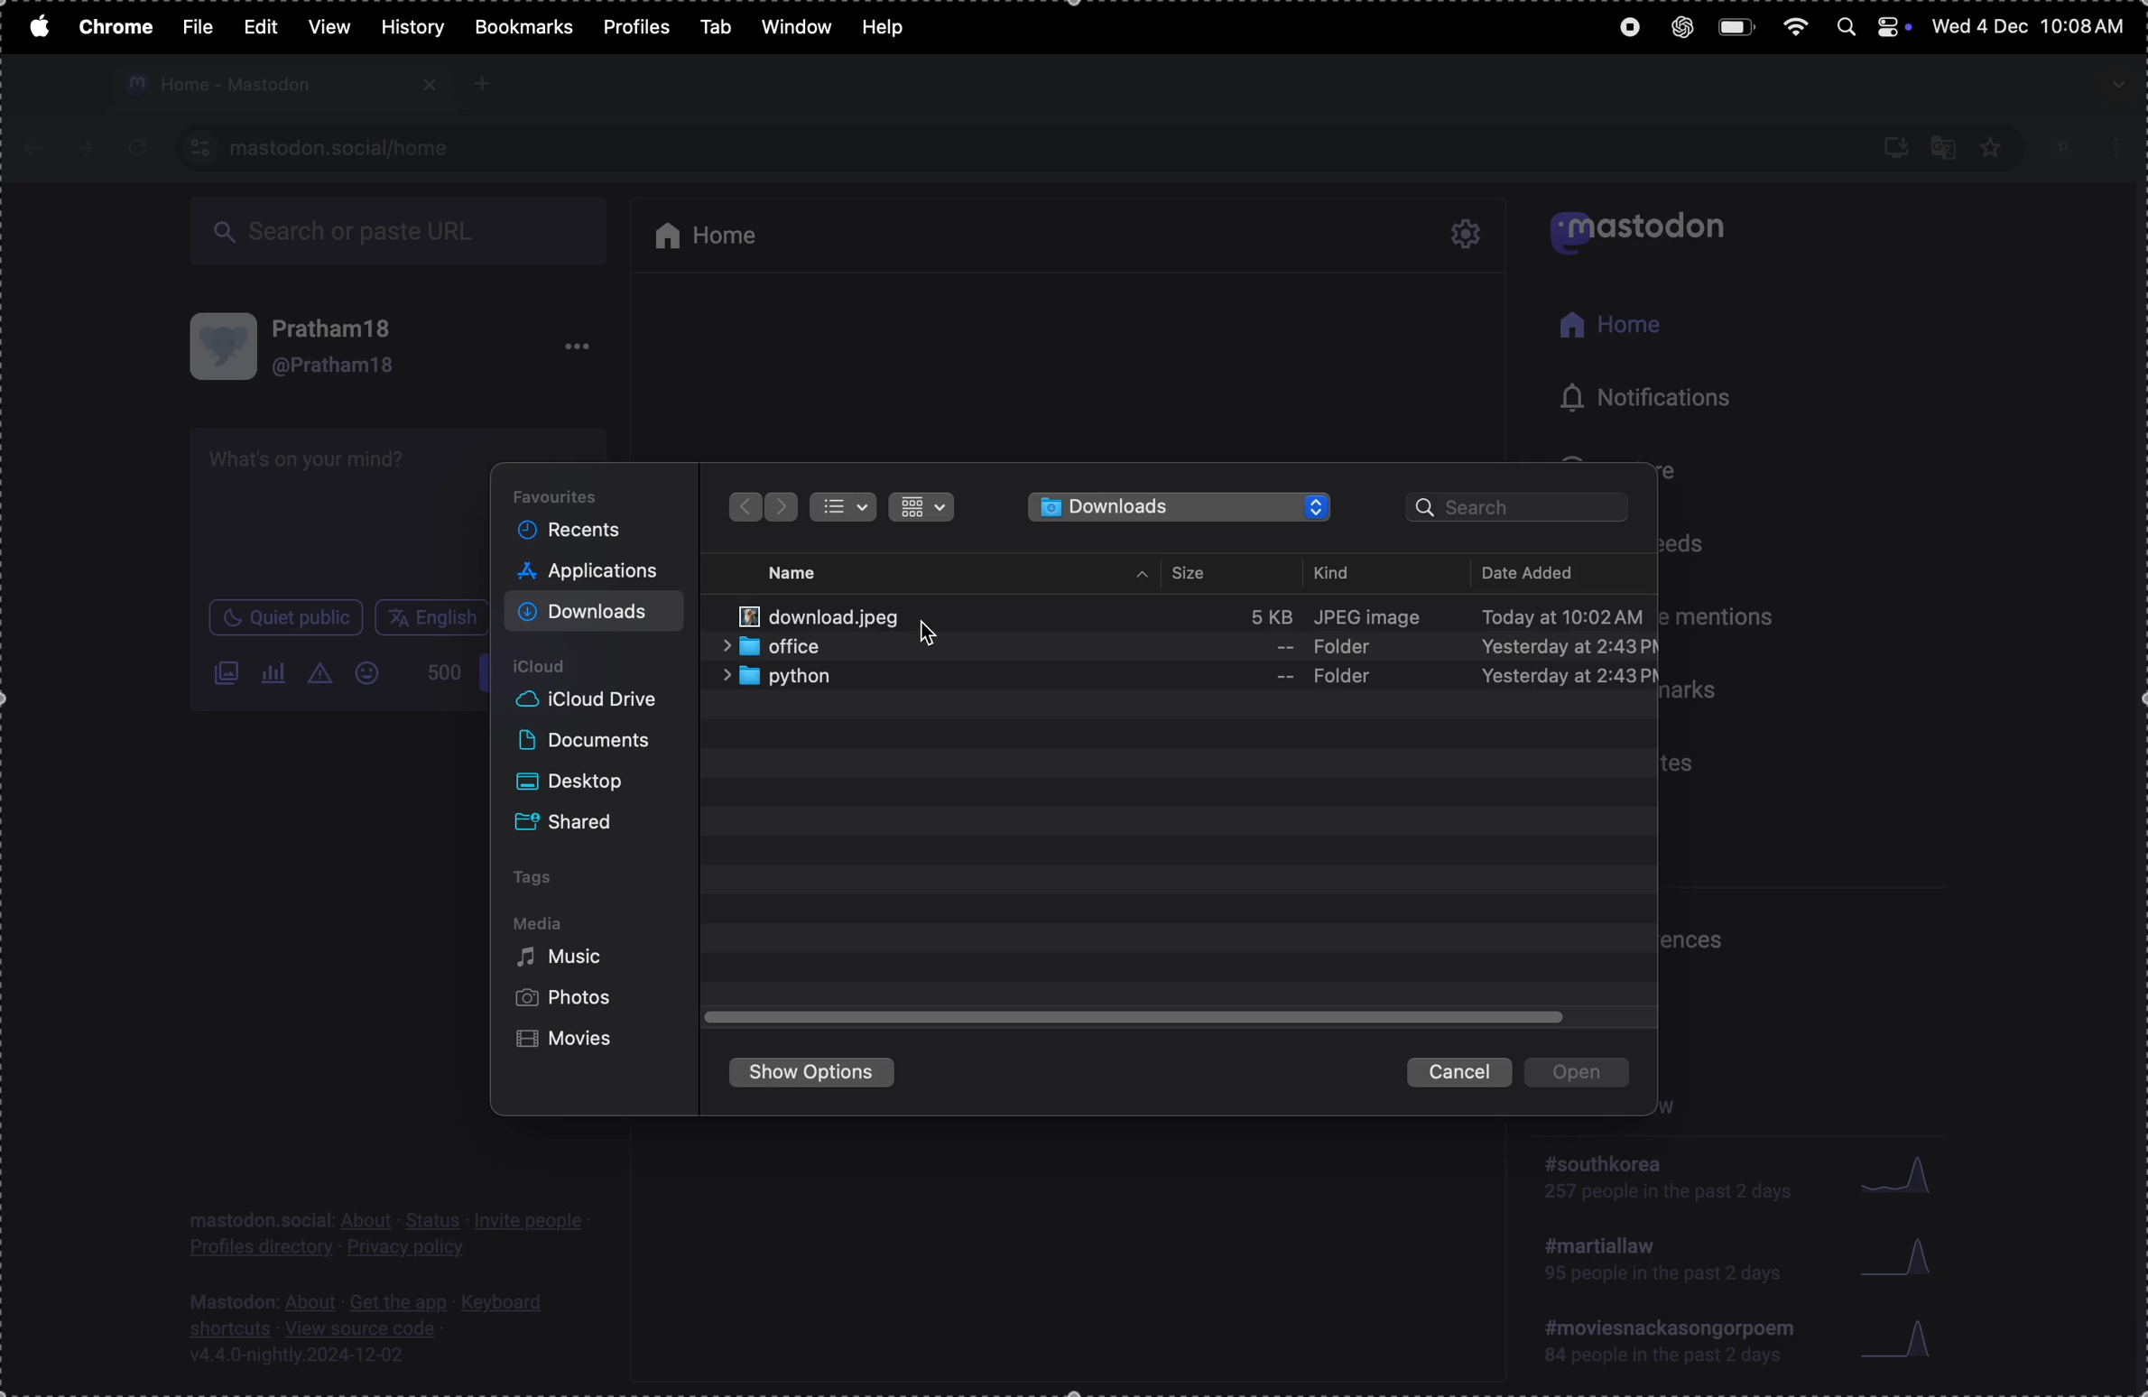 The width and height of the screenshot is (2148, 1397). What do you see at coordinates (412, 27) in the screenshot?
I see `History` at bounding box center [412, 27].